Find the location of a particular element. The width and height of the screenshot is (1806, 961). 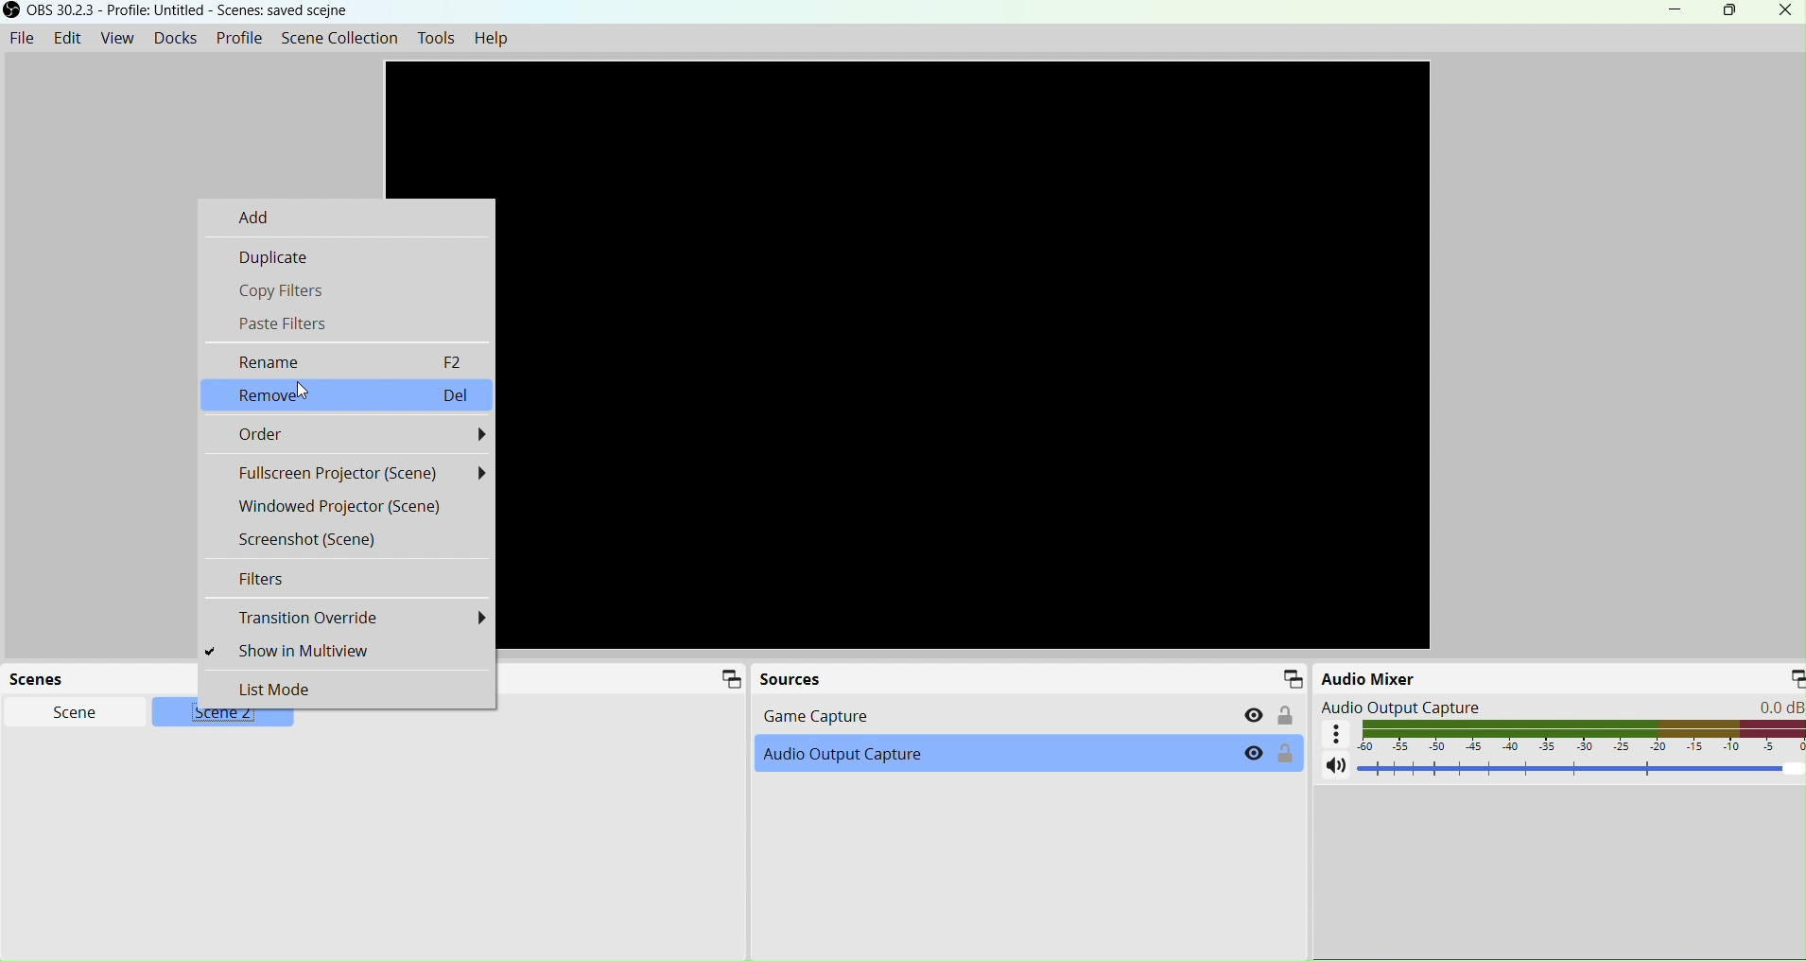

Help is located at coordinates (492, 38).